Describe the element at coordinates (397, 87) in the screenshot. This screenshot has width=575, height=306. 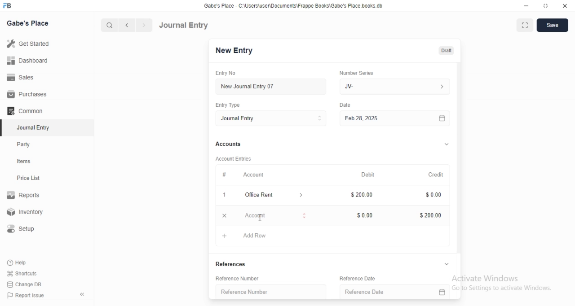
I see `JV-` at that location.